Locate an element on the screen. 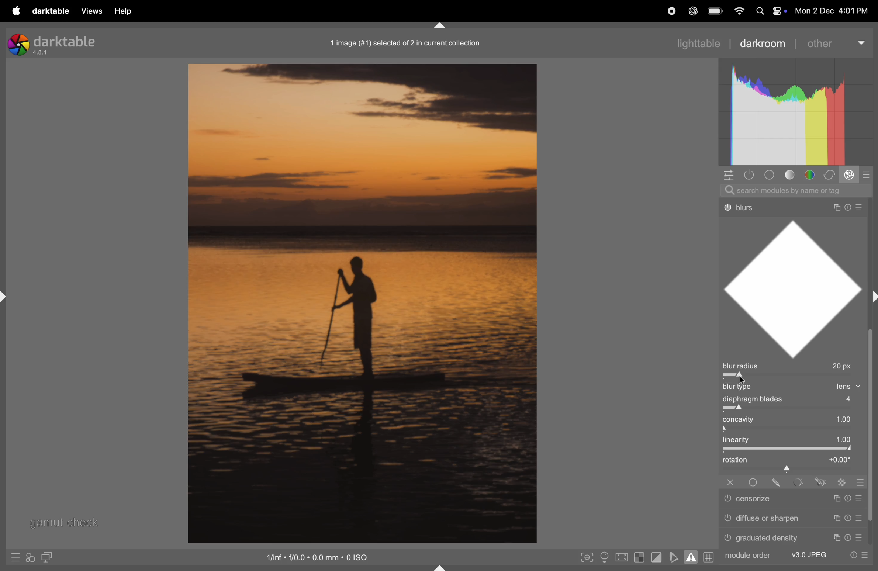 Image resolution: width=878 pixels, height=571 pixels. togglee bar is located at coordinates (790, 449).